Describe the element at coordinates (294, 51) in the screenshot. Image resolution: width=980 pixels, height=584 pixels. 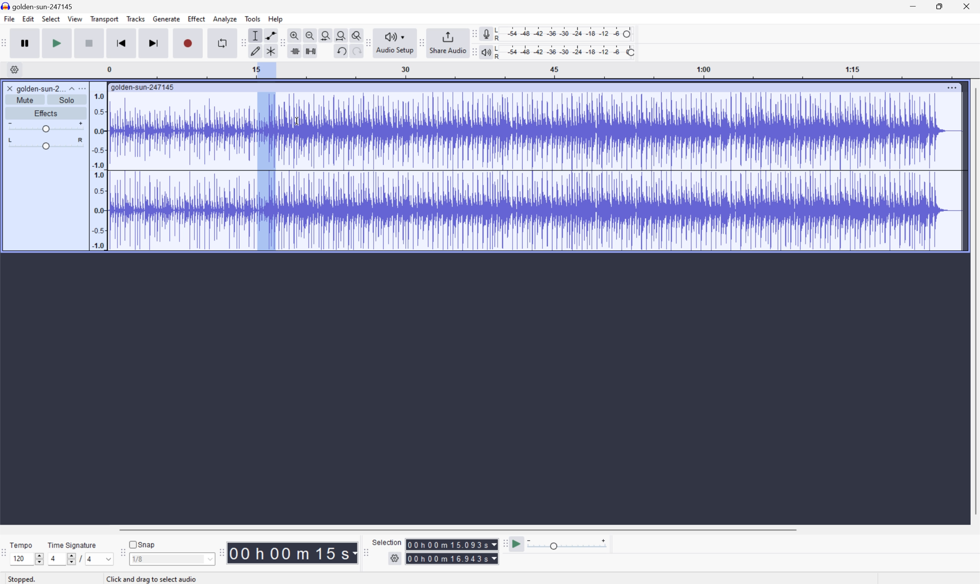
I see `Trim audio outside selection` at that location.